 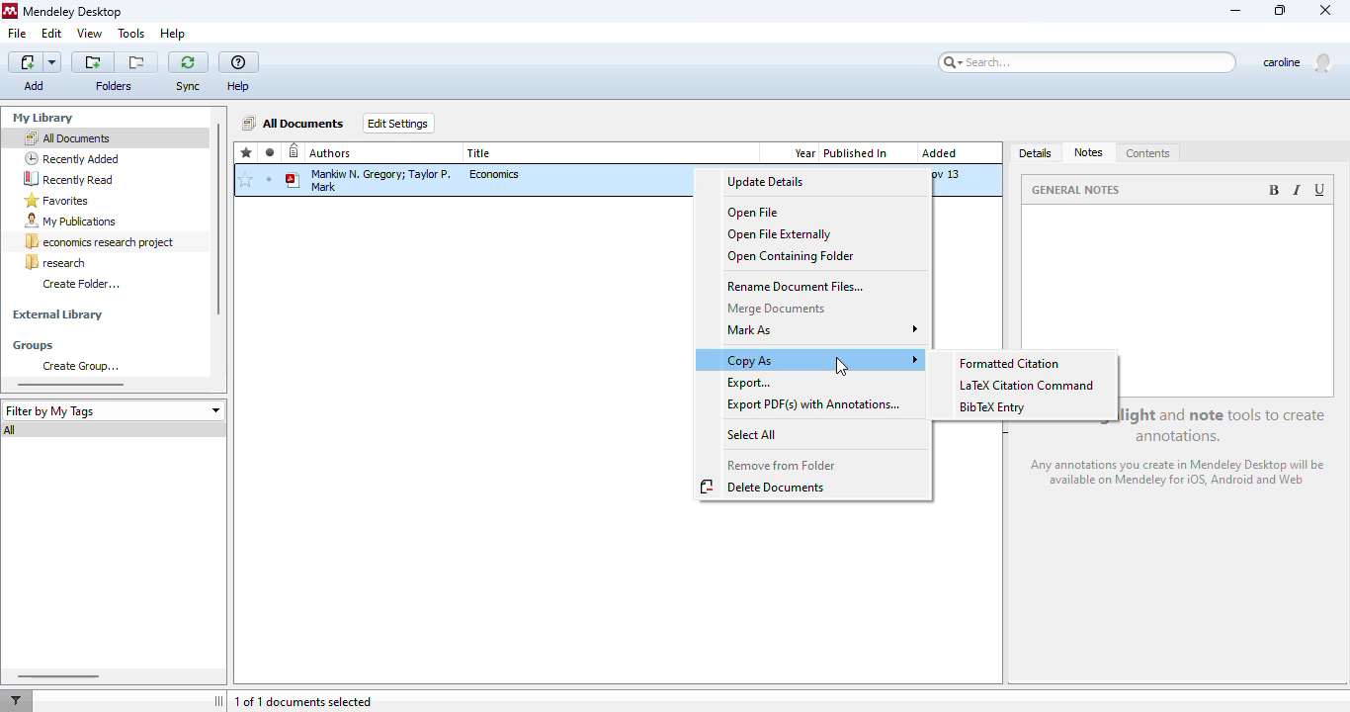 What do you see at coordinates (12, 430) in the screenshot?
I see `all` at bounding box center [12, 430].